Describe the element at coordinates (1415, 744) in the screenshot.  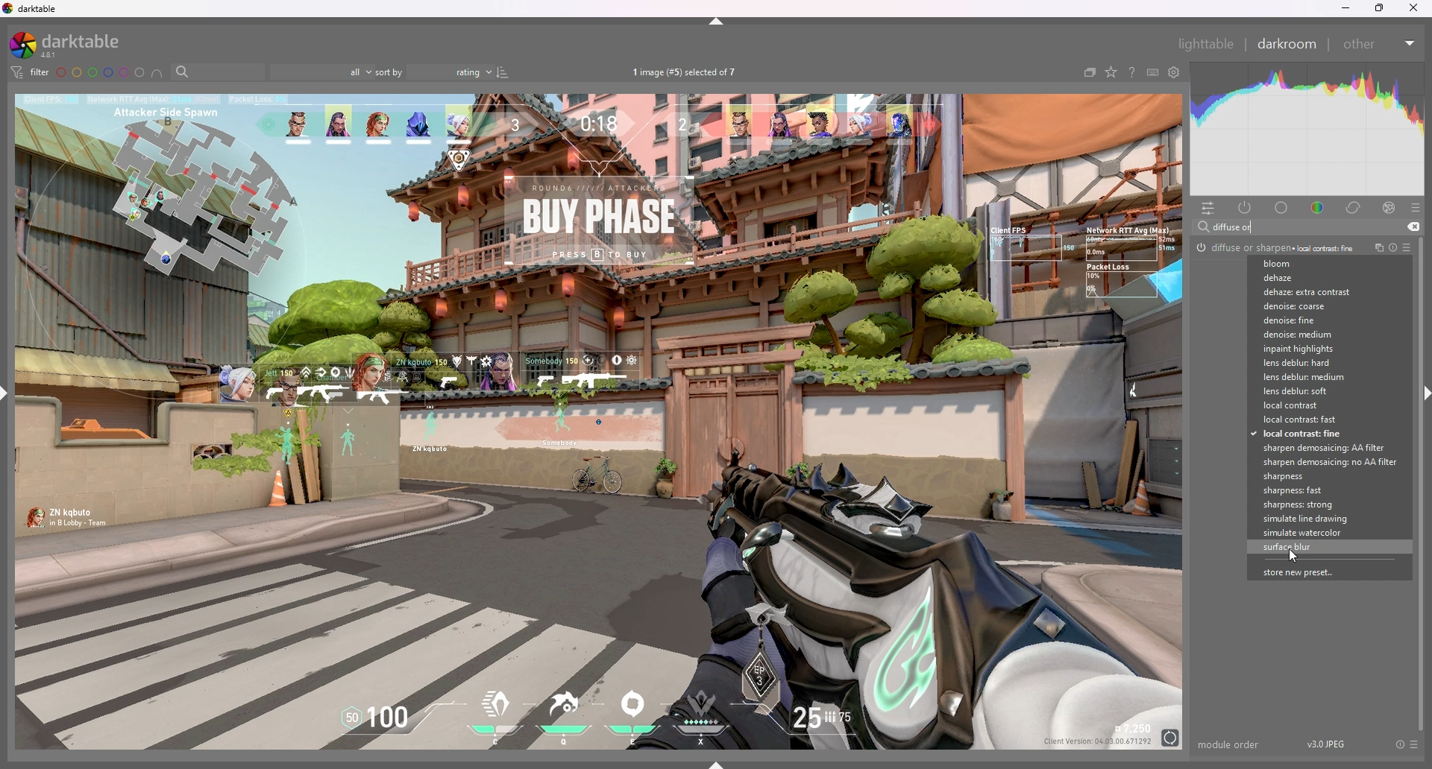
I see `presets` at that location.